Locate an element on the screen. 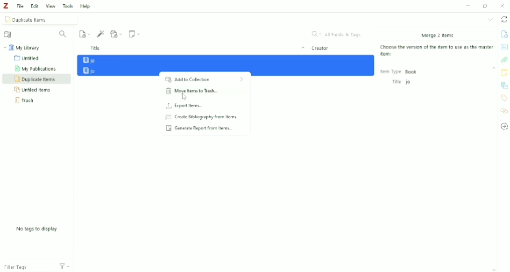 This screenshot has height=272, width=510. Add Item (s) by Identifier is located at coordinates (101, 34).